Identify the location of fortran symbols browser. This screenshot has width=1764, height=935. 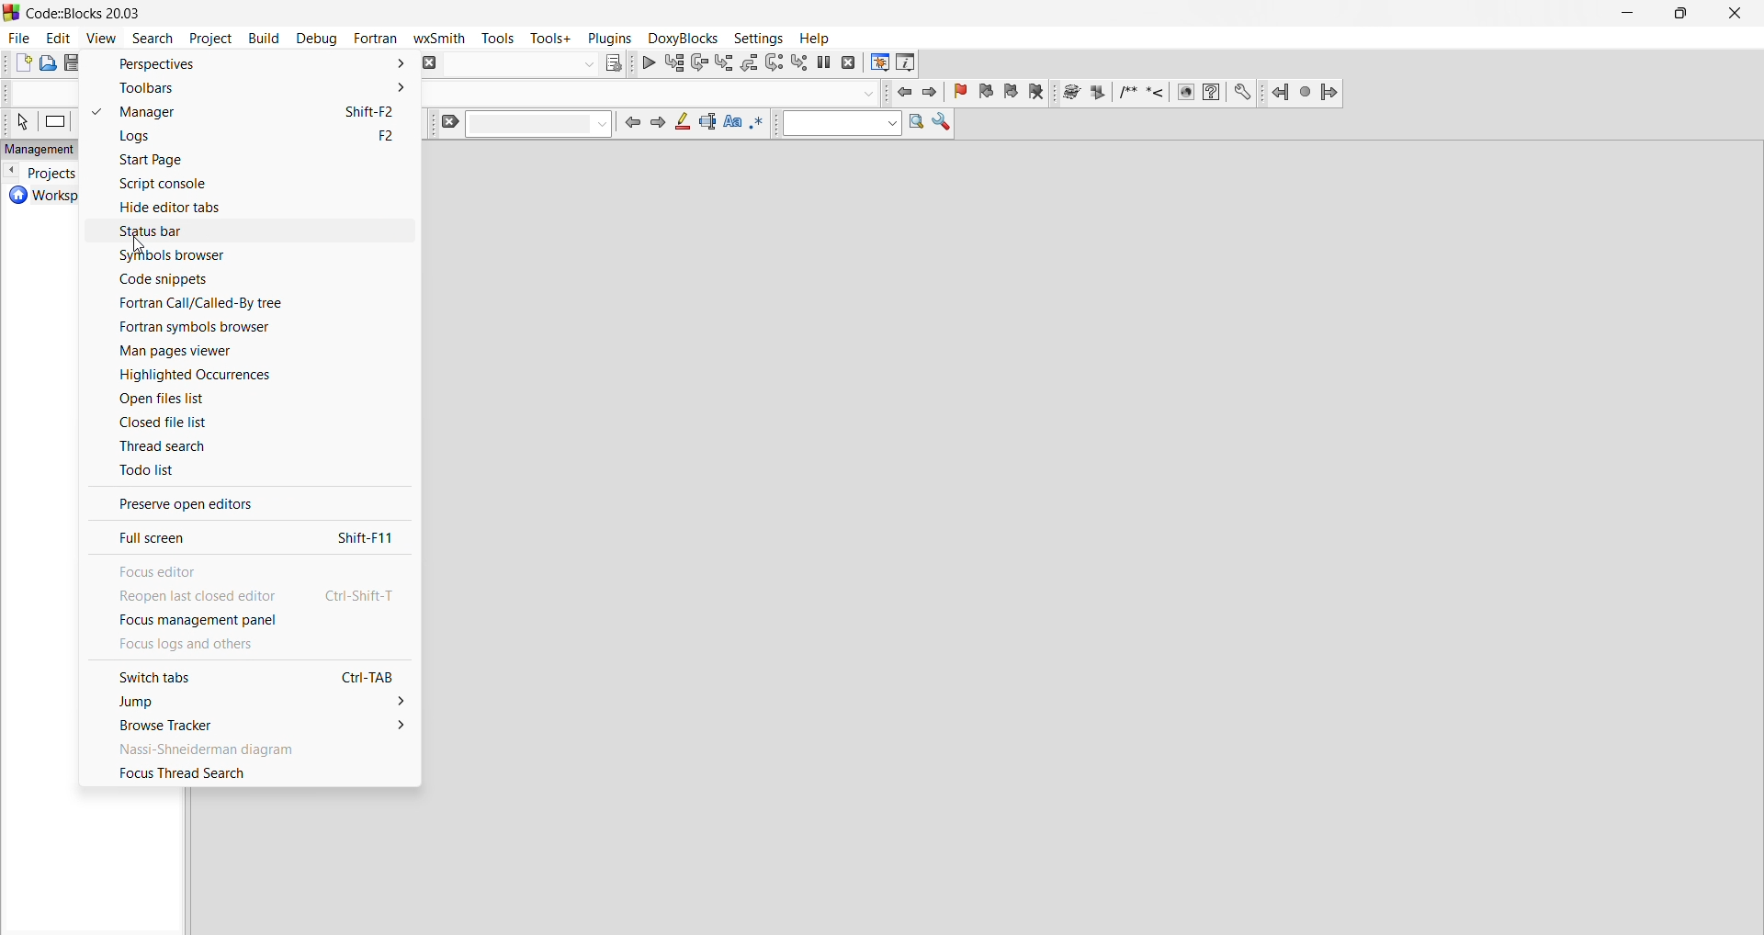
(251, 330).